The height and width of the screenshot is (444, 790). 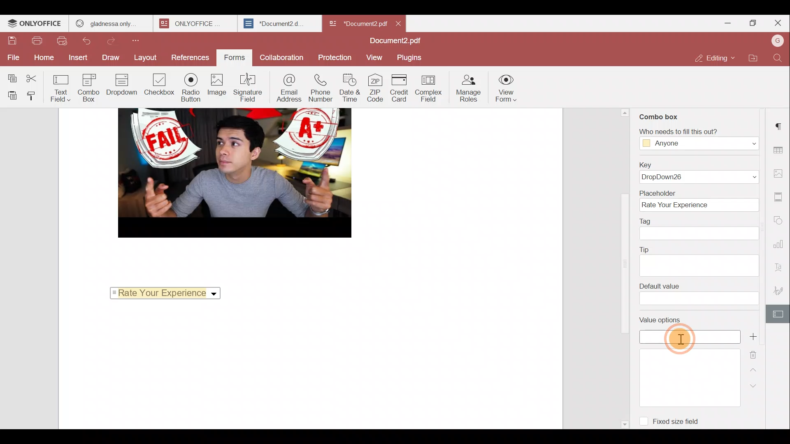 What do you see at coordinates (778, 60) in the screenshot?
I see `Find` at bounding box center [778, 60].